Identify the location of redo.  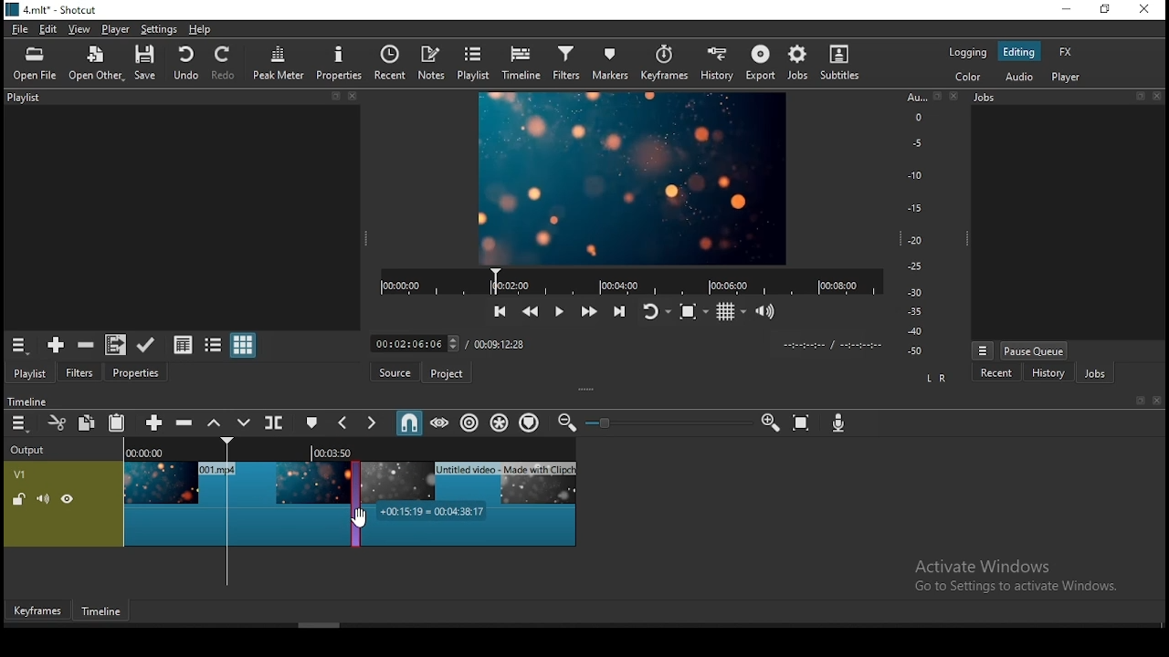
(226, 63).